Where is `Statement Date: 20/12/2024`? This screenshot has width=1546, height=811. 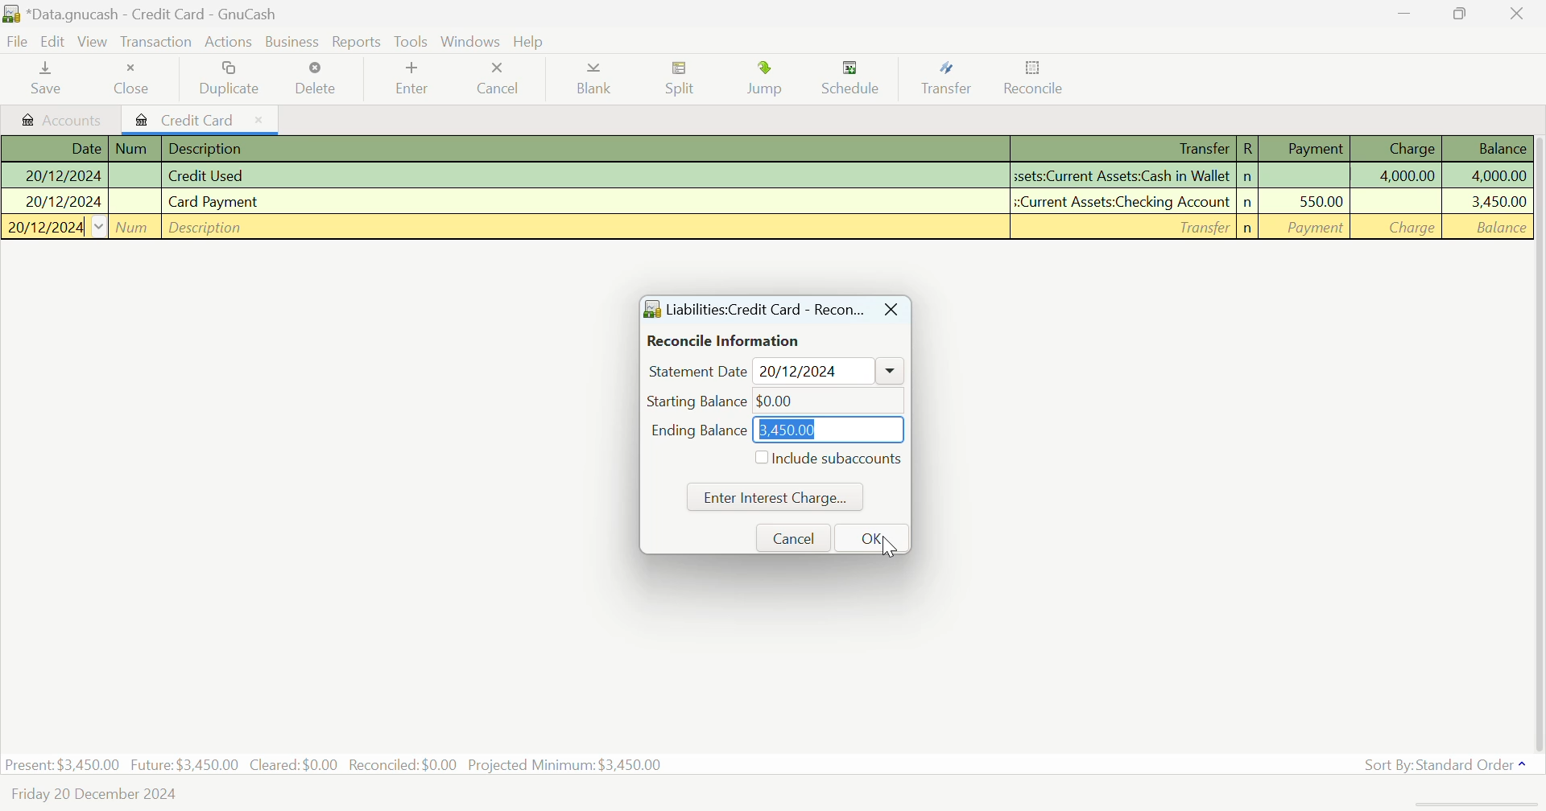
Statement Date: 20/12/2024 is located at coordinates (774, 373).